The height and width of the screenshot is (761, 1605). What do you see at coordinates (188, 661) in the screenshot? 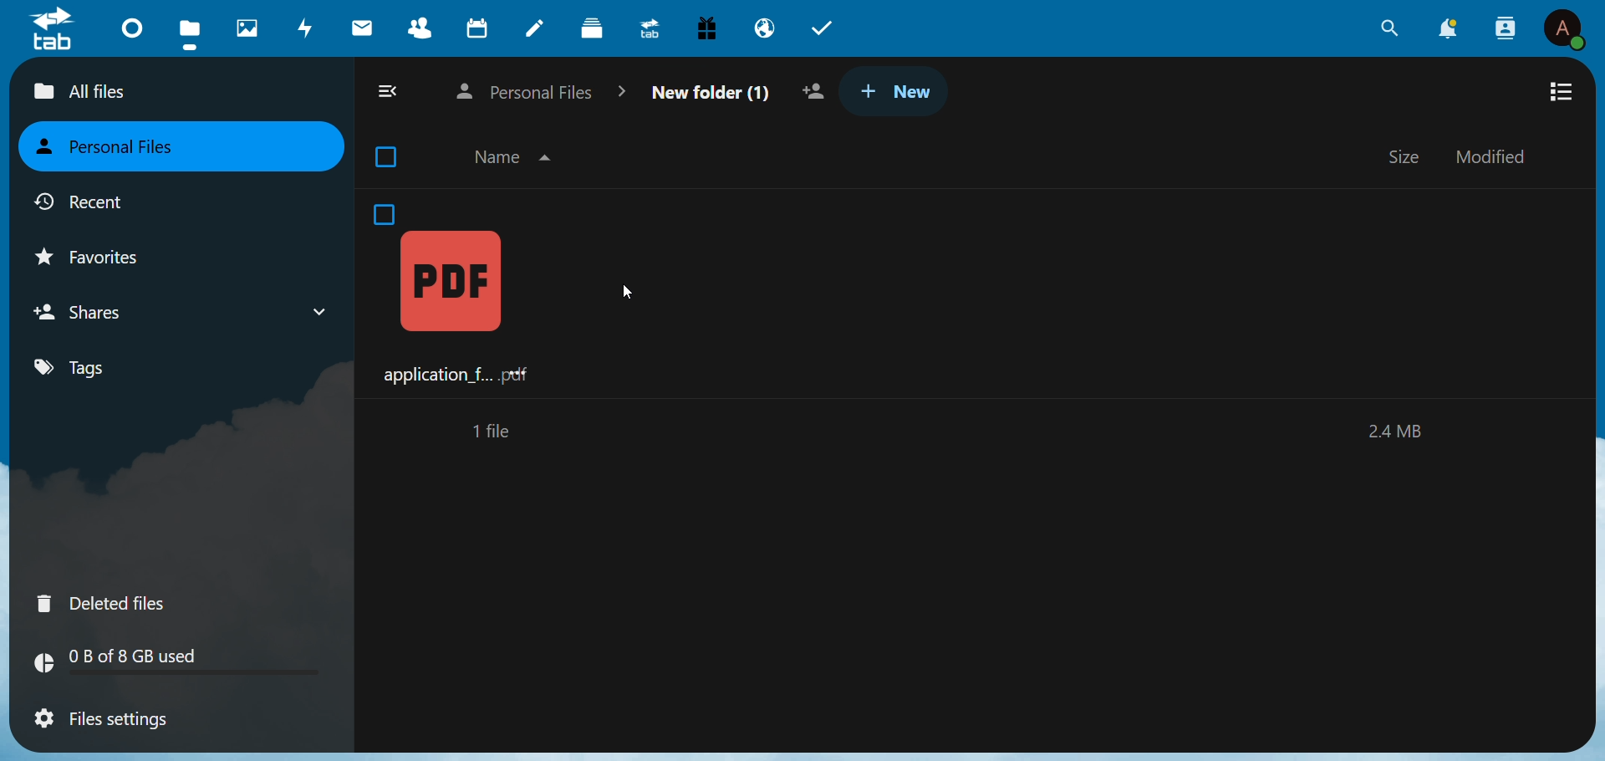
I see `memory` at bounding box center [188, 661].